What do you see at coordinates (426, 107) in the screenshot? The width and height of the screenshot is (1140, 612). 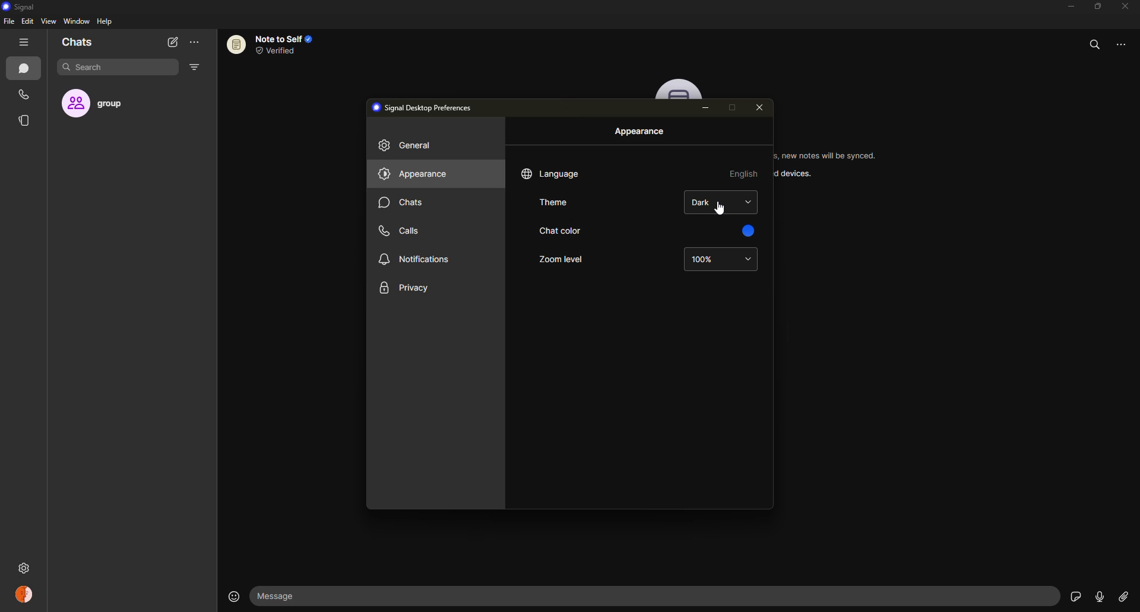 I see `desktop preferences` at bounding box center [426, 107].